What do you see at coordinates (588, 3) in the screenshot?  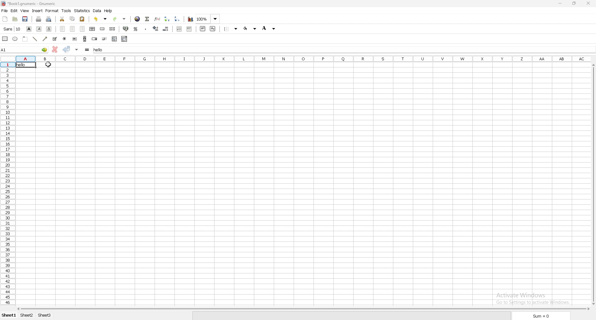 I see `close` at bounding box center [588, 3].